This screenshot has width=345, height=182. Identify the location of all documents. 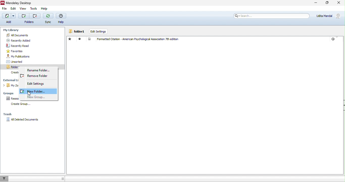
(27, 35).